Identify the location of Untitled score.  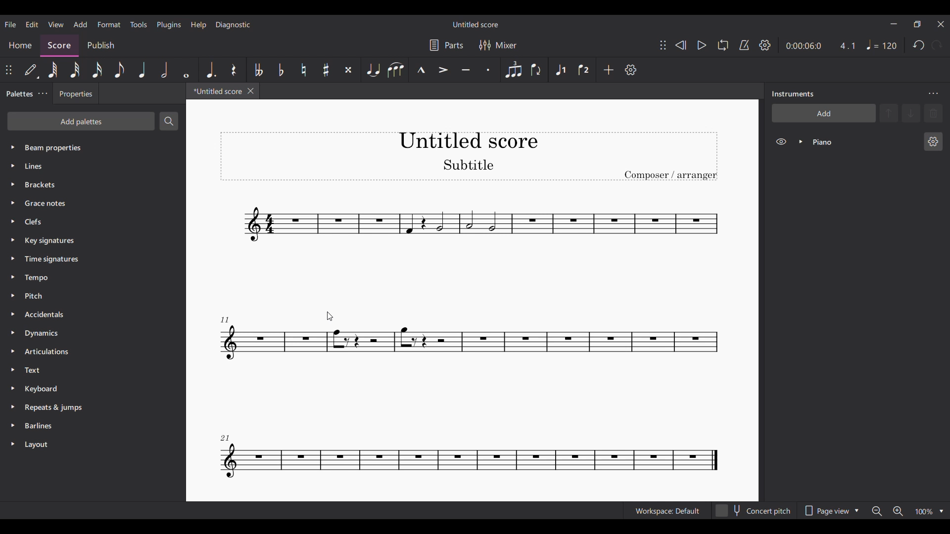
(475, 24).